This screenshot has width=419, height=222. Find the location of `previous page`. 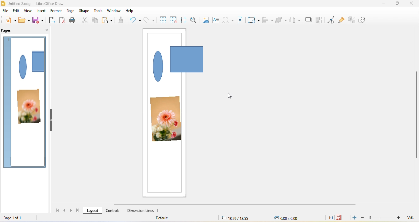

previous page is located at coordinates (66, 211).